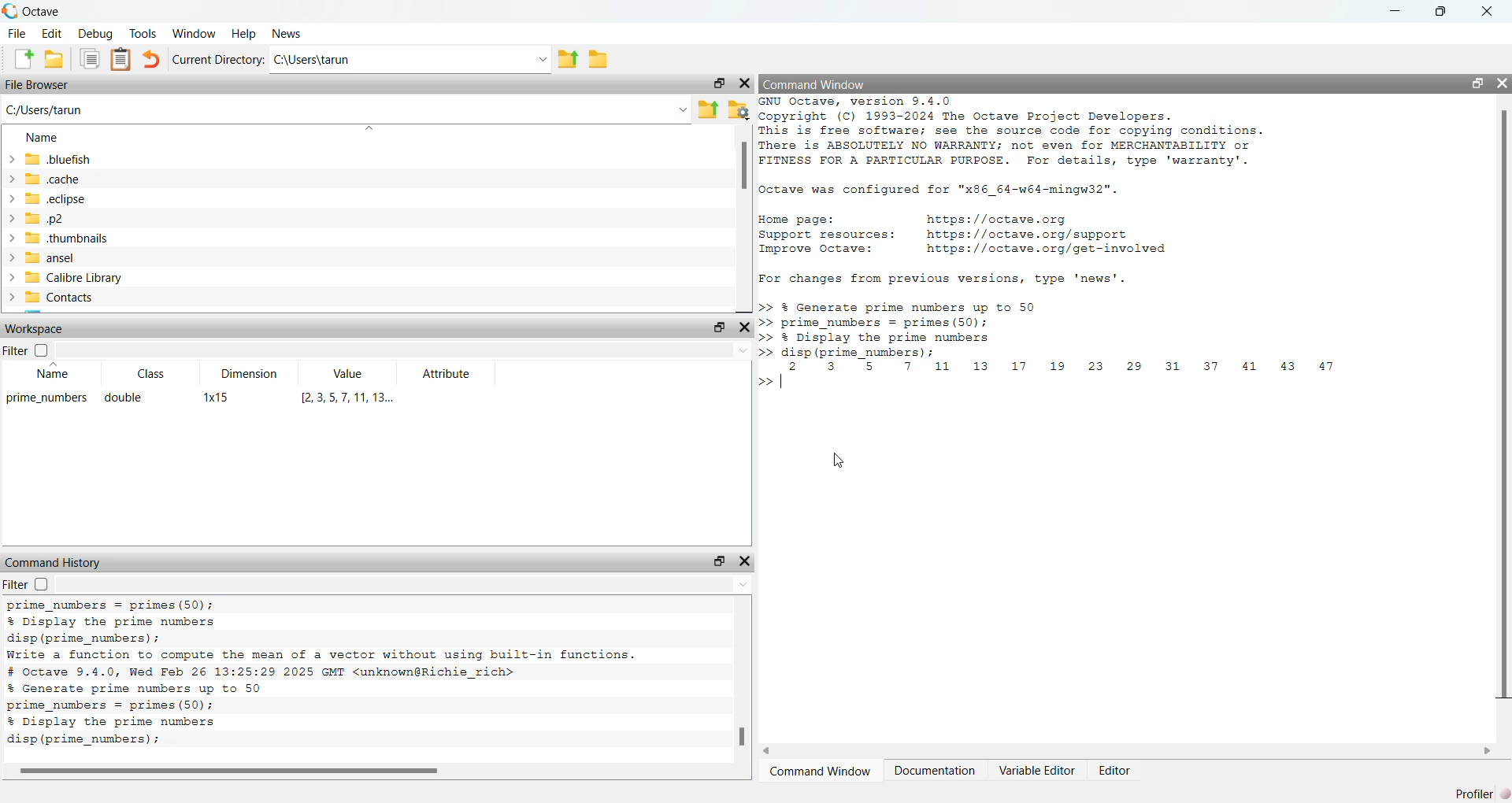 This screenshot has height=803, width=1512. What do you see at coordinates (75, 278) in the screenshot?
I see `calibre library` at bounding box center [75, 278].